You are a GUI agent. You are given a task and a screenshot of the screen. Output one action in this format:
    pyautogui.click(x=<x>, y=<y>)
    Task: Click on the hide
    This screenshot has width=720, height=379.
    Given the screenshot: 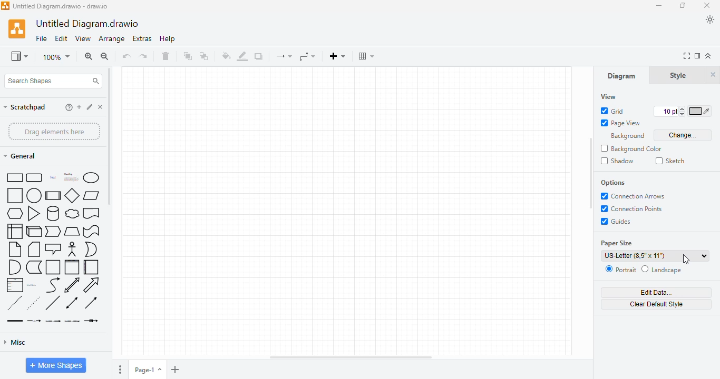 What is the action you would take?
    pyautogui.click(x=713, y=75)
    